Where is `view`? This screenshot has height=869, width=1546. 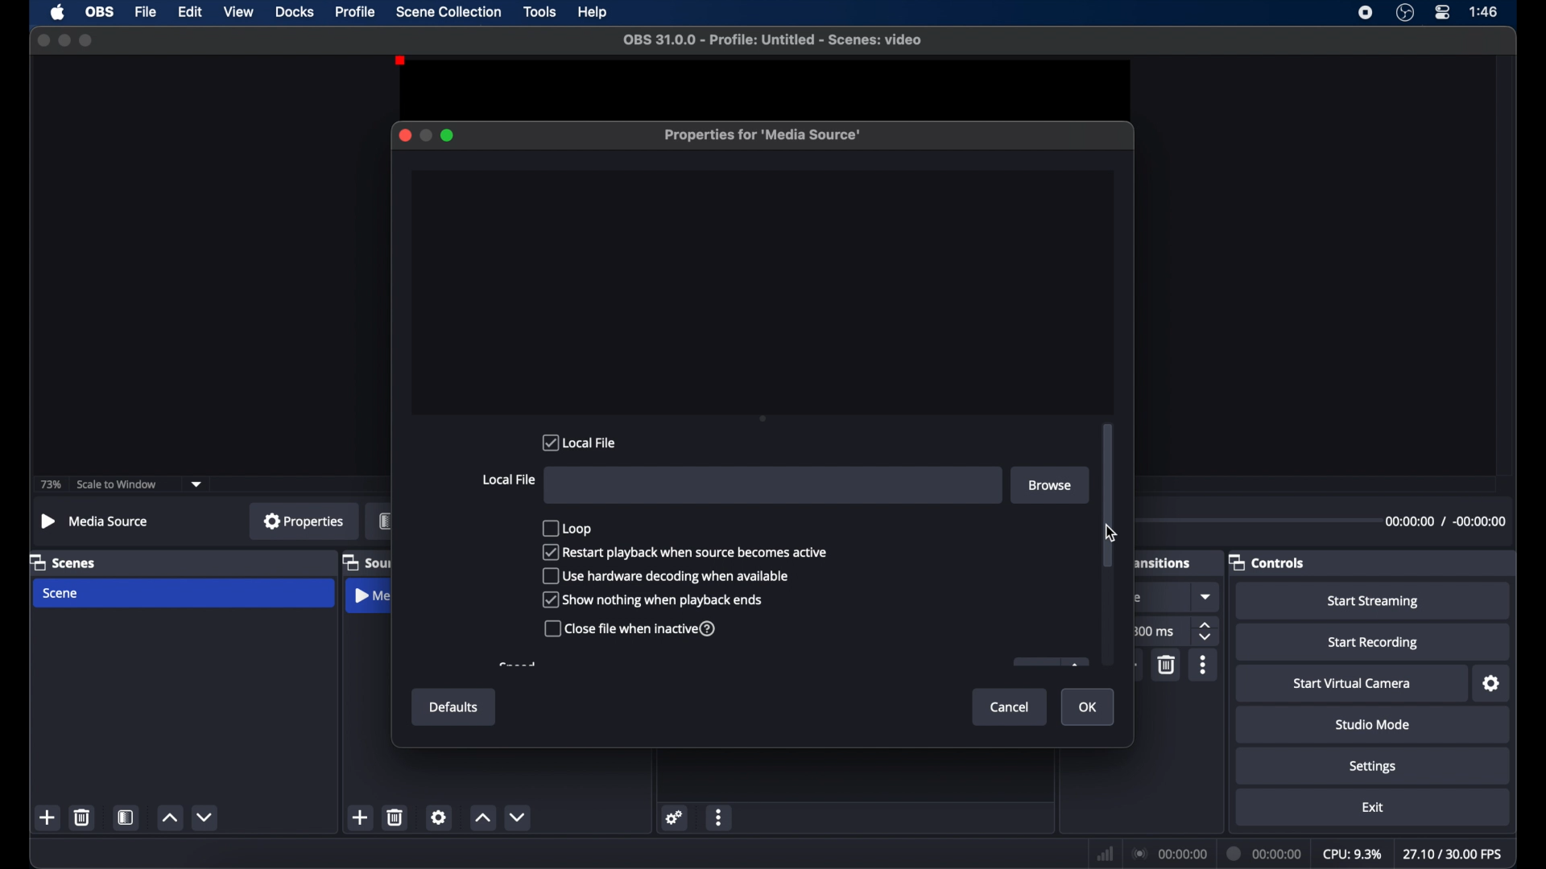
view is located at coordinates (238, 10).